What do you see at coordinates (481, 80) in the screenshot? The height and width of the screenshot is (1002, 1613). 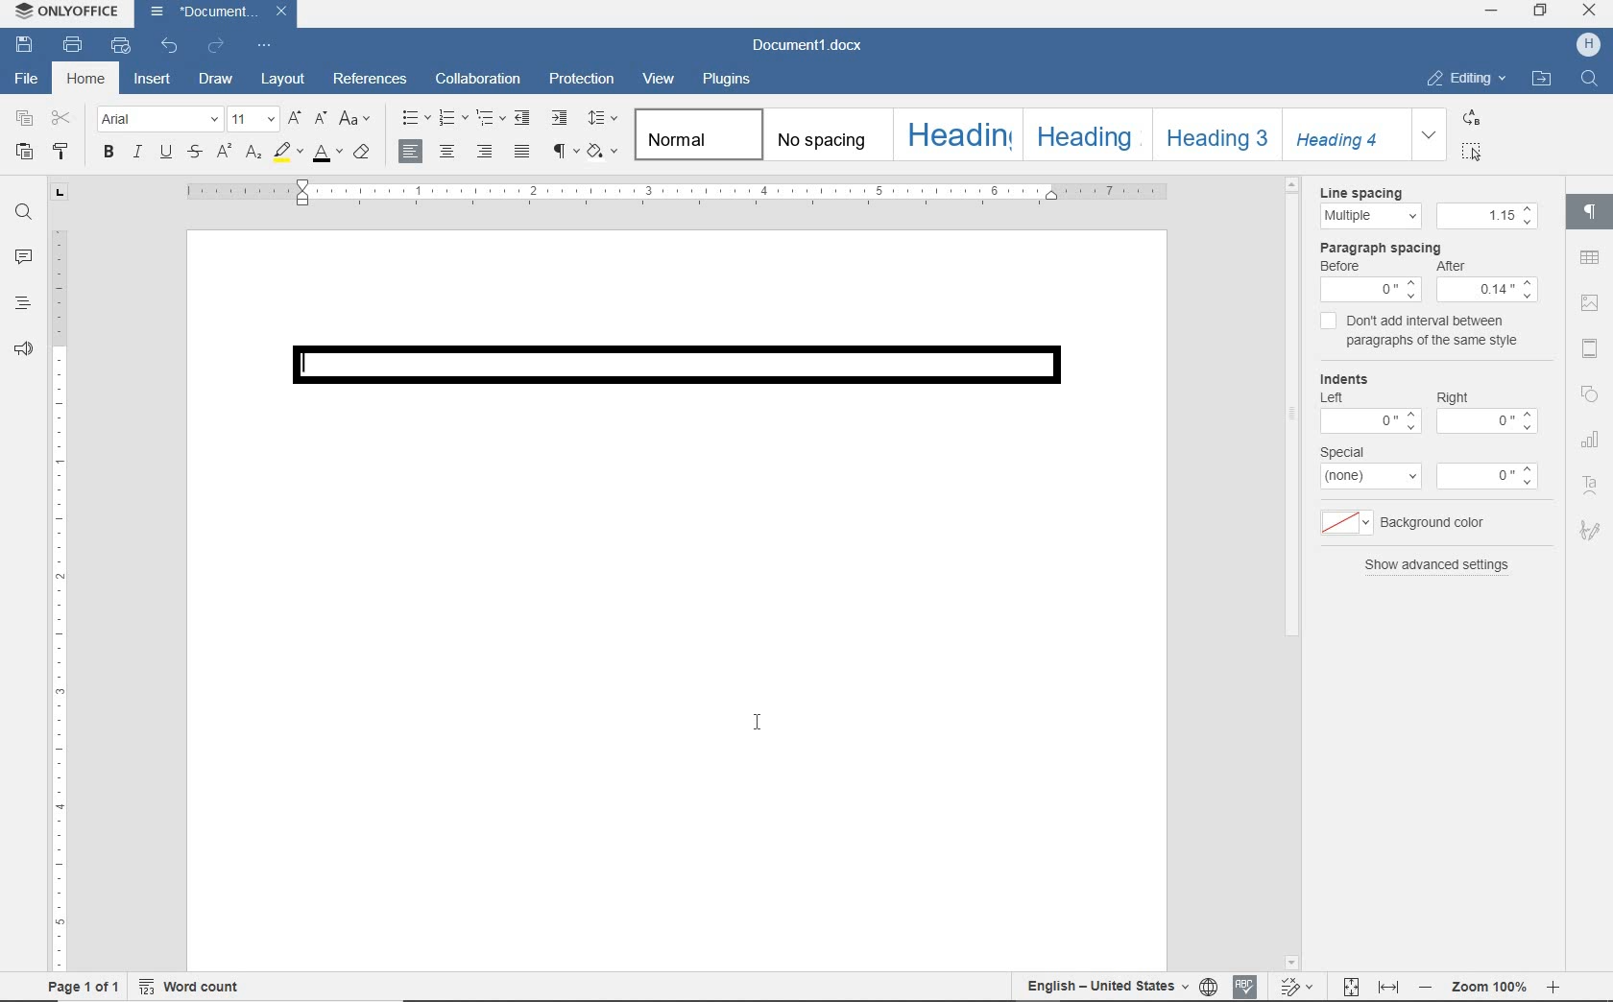 I see `collaboration` at bounding box center [481, 80].